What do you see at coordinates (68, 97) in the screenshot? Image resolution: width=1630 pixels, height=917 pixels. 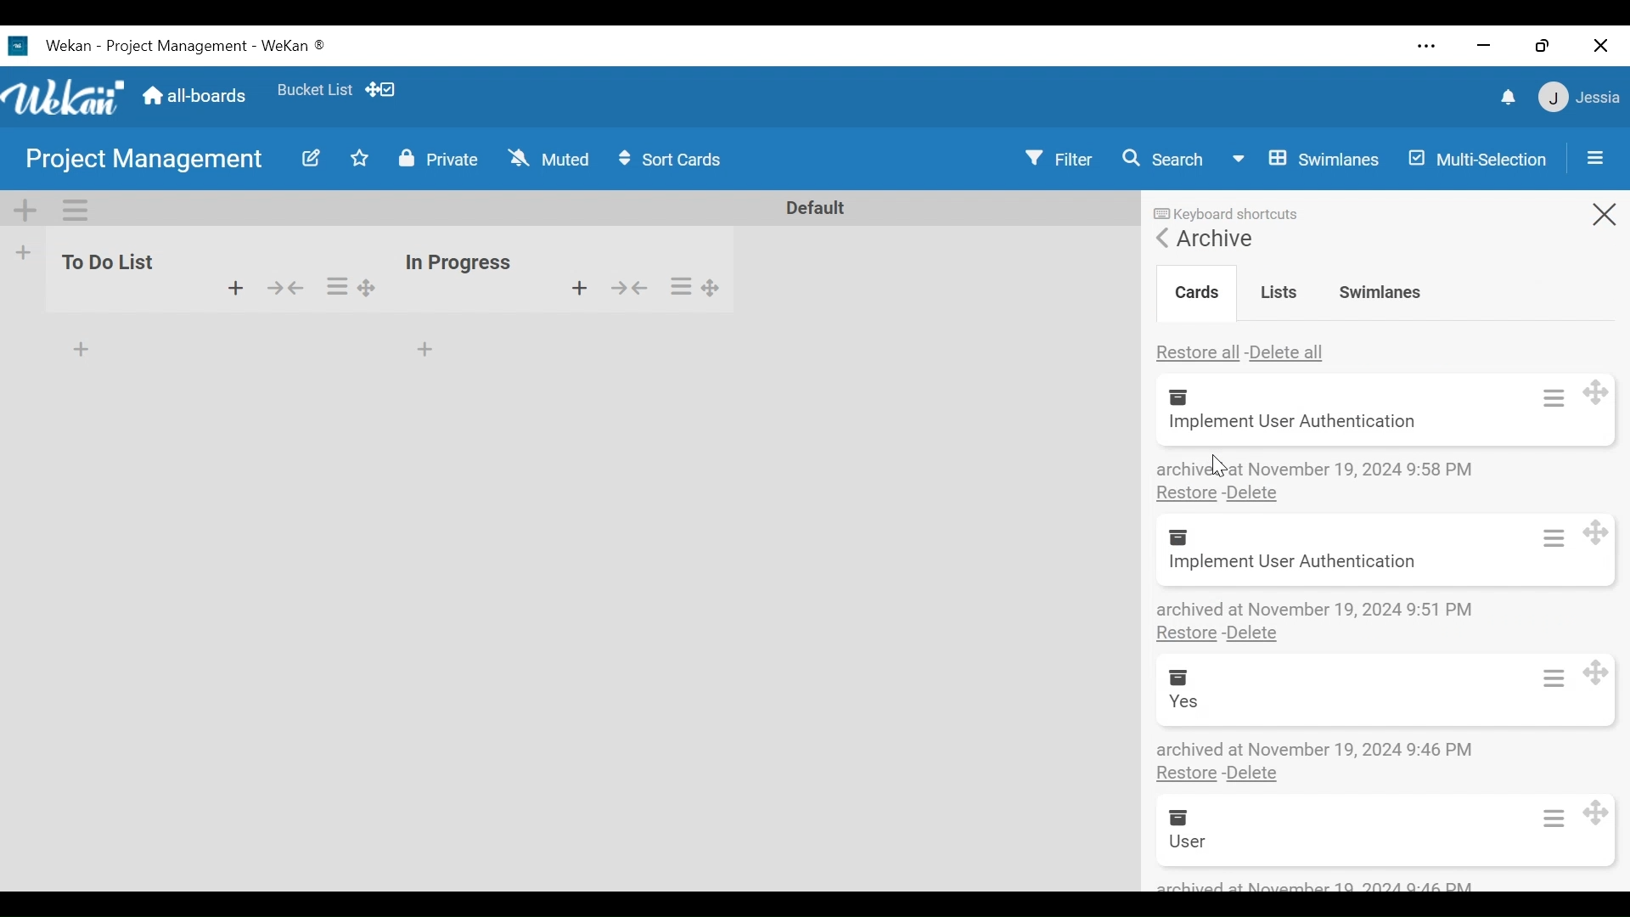 I see `Wekan Icon` at bounding box center [68, 97].